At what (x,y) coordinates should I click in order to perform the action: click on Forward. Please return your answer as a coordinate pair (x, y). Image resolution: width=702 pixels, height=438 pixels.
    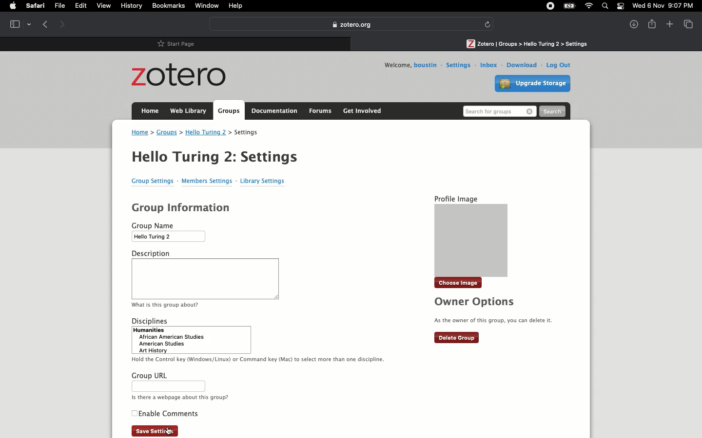
    Looking at the image, I should click on (62, 23).